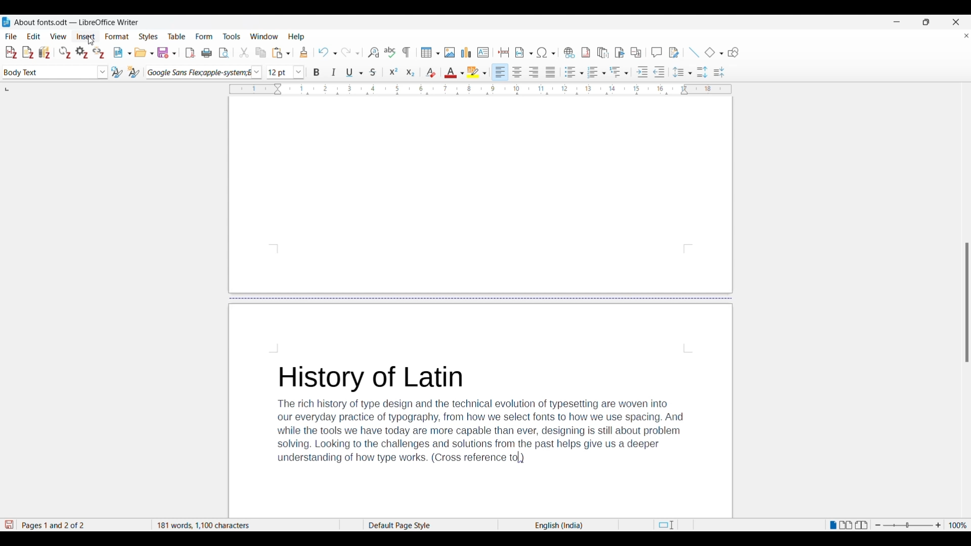  Describe the element at coordinates (430, 53) in the screenshot. I see `Insert table` at that location.